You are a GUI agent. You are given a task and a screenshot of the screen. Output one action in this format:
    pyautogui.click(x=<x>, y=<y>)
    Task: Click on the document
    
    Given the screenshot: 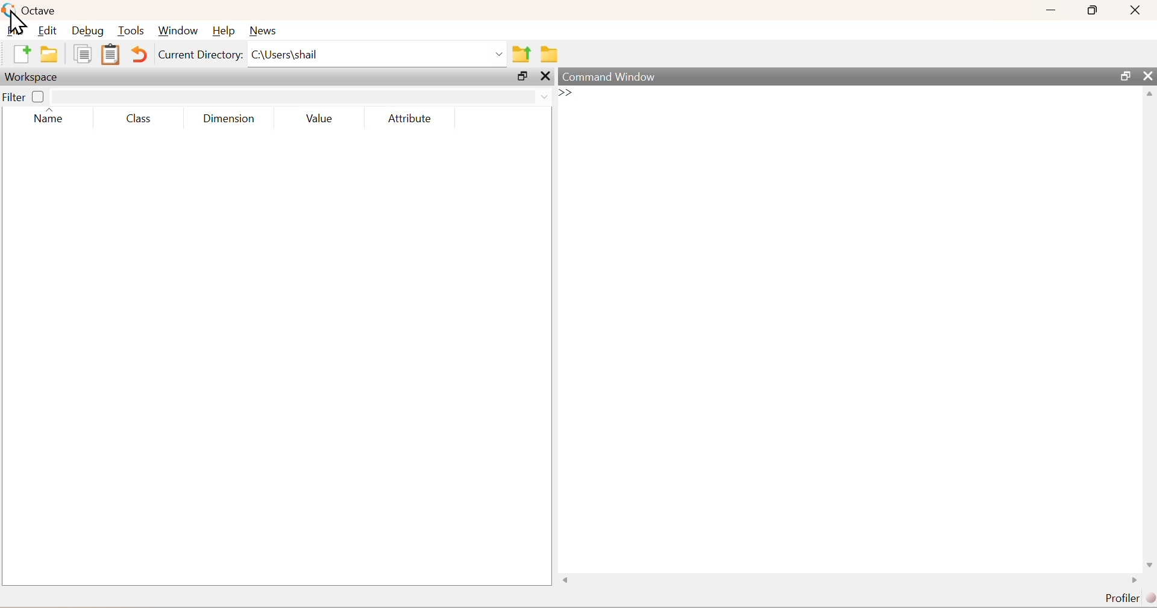 What is the action you would take?
    pyautogui.click(x=83, y=54)
    